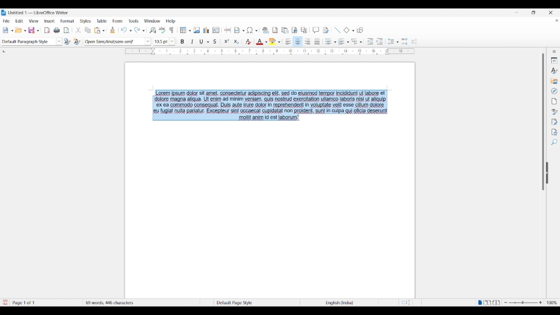 The image size is (560, 315). Describe the element at coordinates (85, 21) in the screenshot. I see `Styles` at that location.